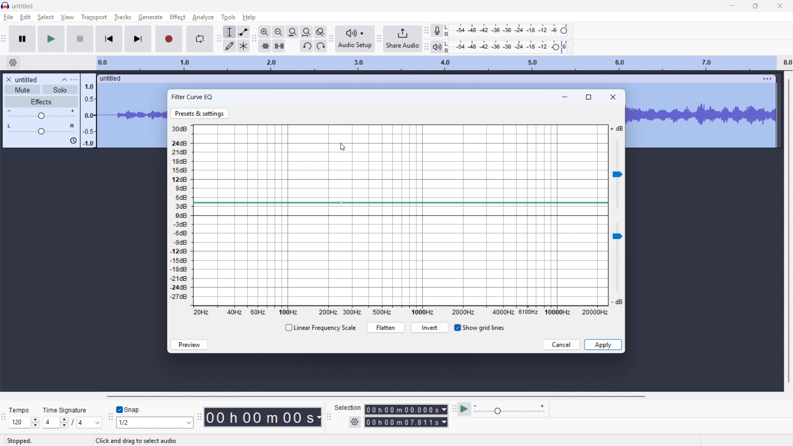 This screenshot has height=446, width=793. What do you see at coordinates (603, 345) in the screenshot?
I see `Apply ` at bounding box center [603, 345].